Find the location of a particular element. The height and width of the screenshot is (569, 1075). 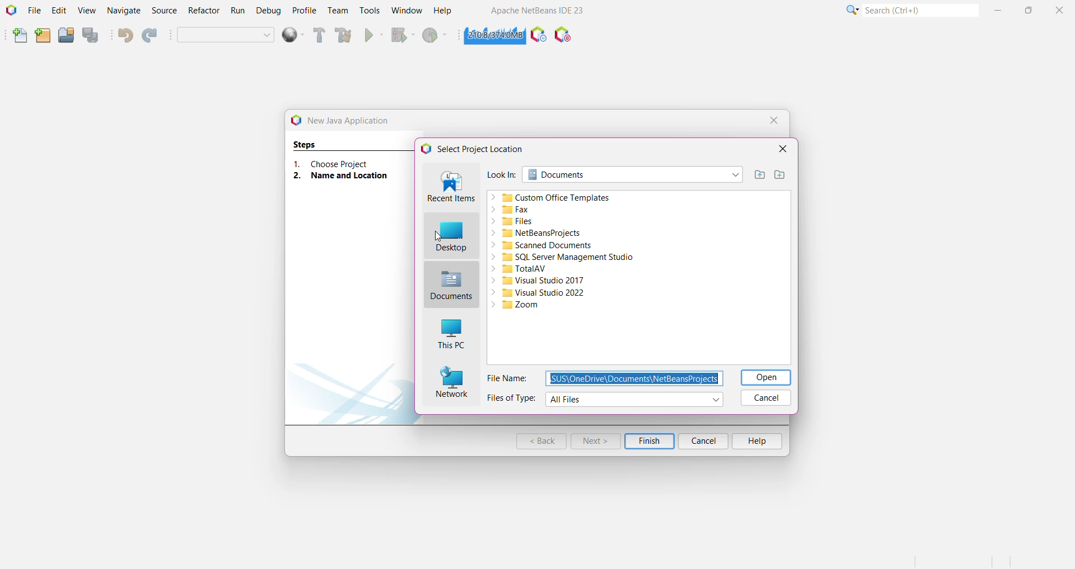

Visual Studio 2022 is located at coordinates (636, 292).